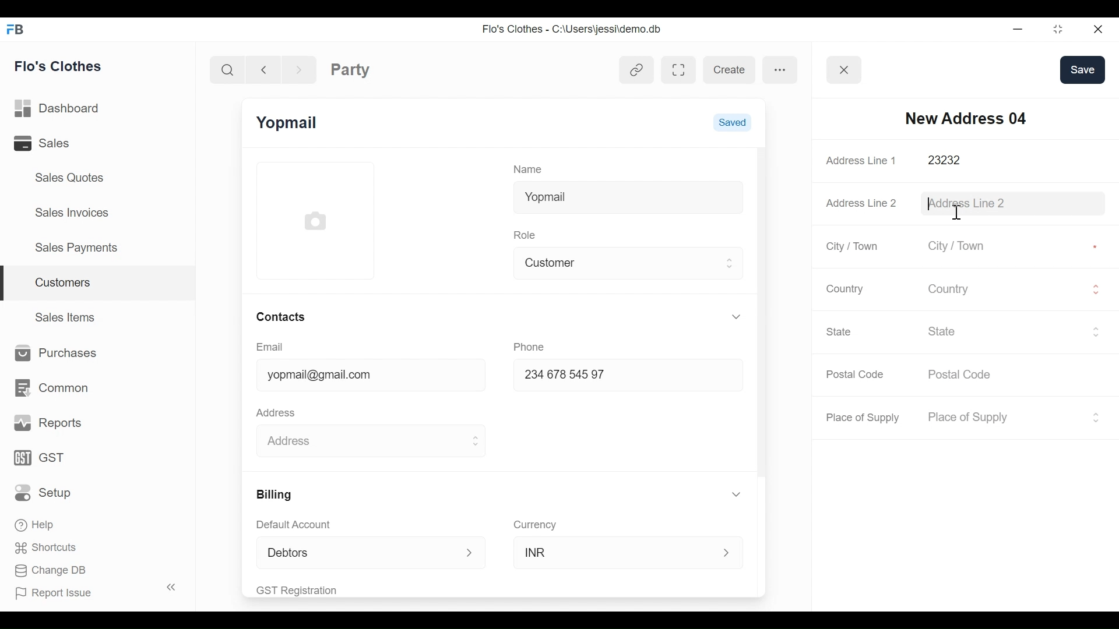 Image resolution: width=1119 pixels, height=629 pixels. Describe the element at coordinates (972, 247) in the screenshot. I see `City / Town` at that location.